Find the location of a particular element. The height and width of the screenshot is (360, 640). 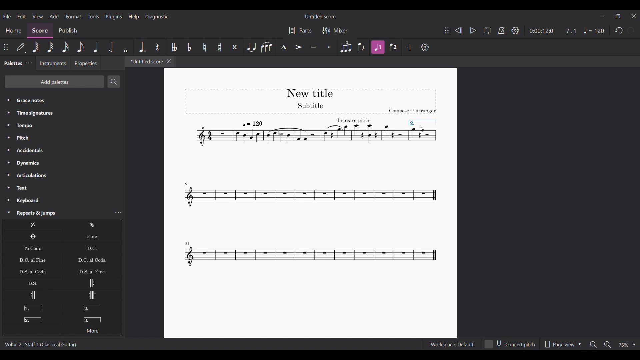

D.C. is located at coordinates (92, 248).